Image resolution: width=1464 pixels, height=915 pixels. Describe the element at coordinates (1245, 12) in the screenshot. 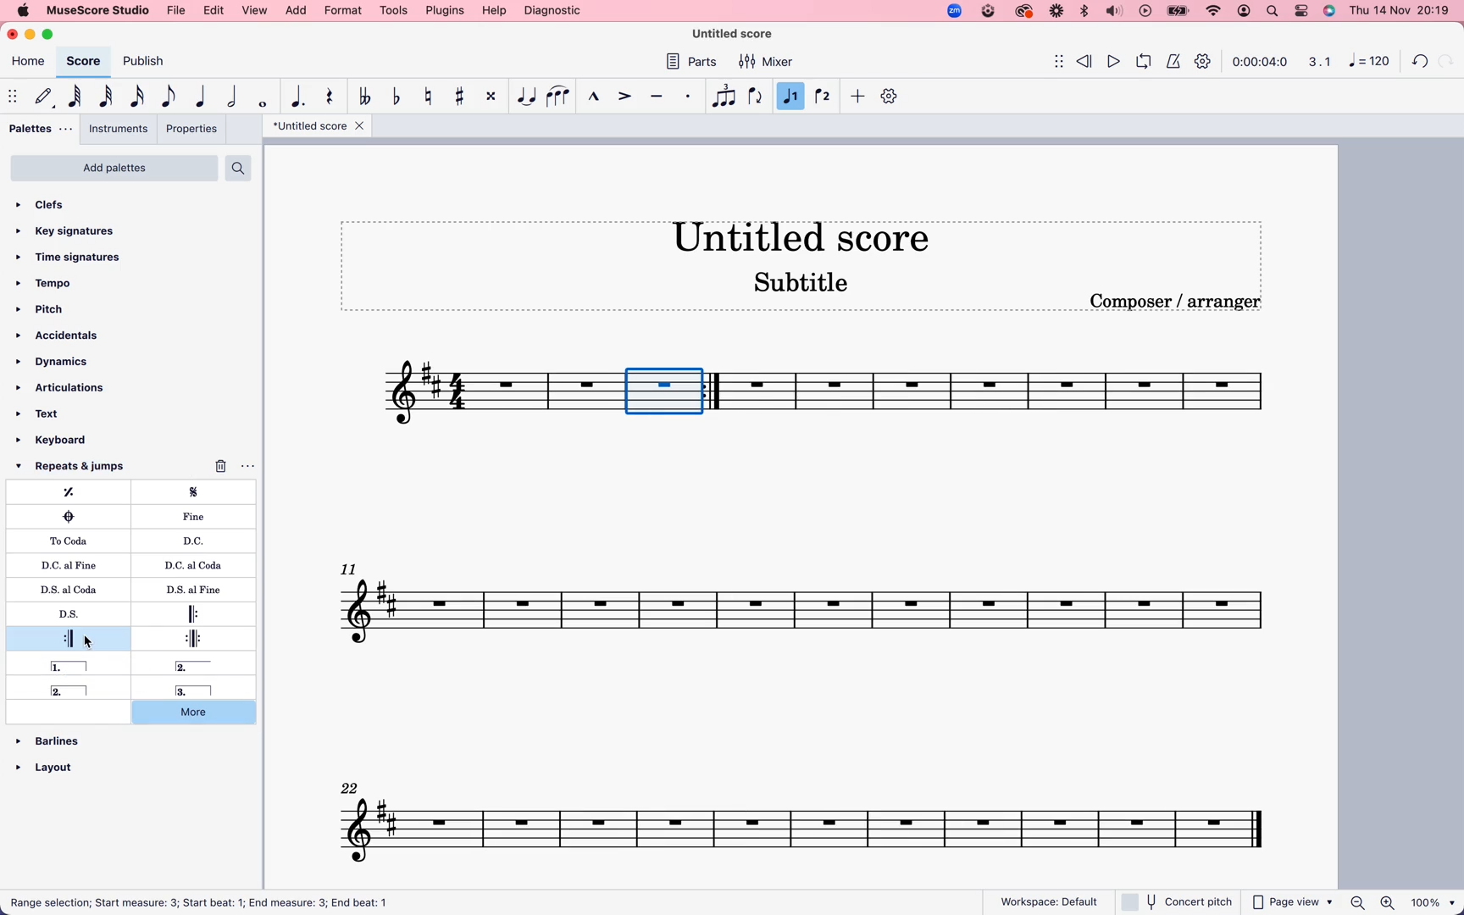

I see `profile` at that location.